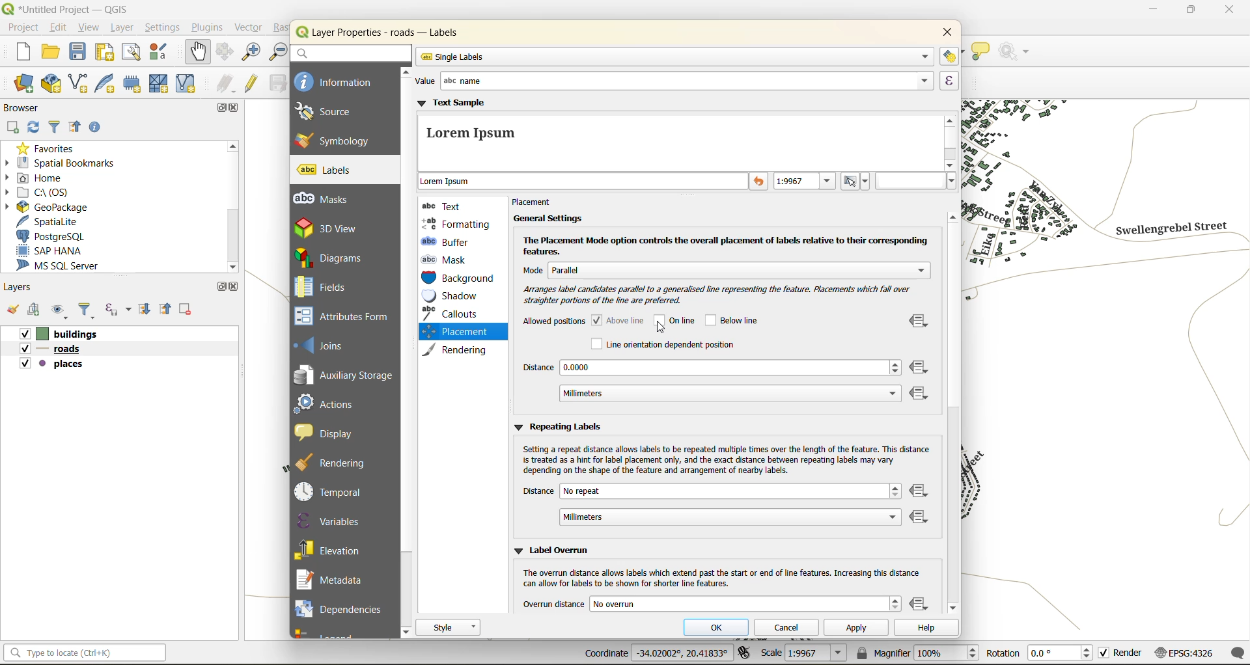 The image size is (1250, 665). Describe the element at coordinates (1226, 11) in the screenshot. I see `close` at that location.